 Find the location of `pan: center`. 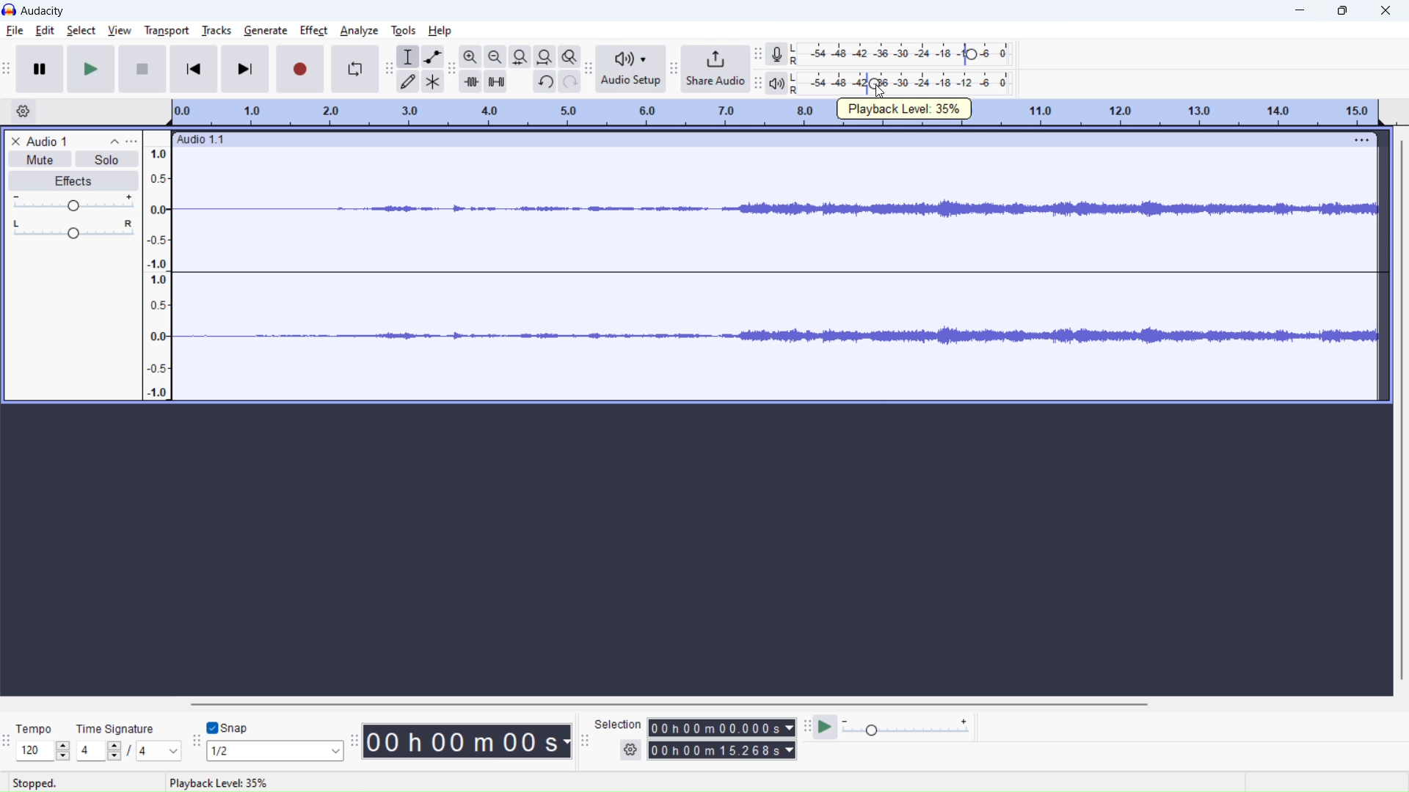

pan: center is located at coordinates (73, 229).